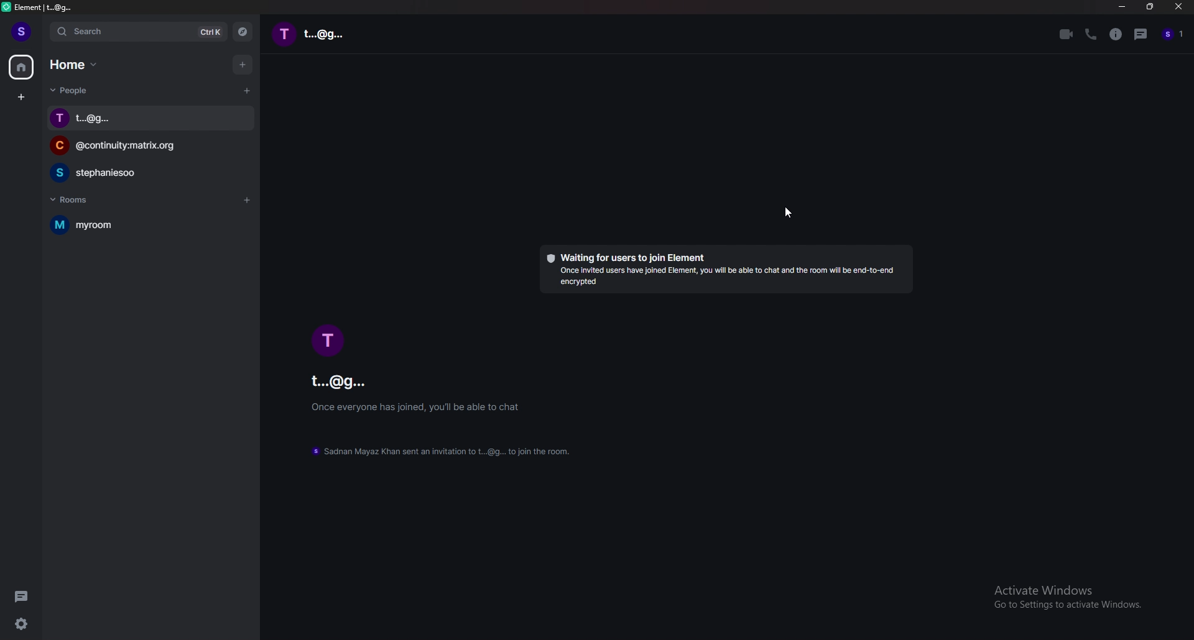 Image resolution: width=1194 pixels, height=640 pixels. What do you see at coordinates (80, 199) in the screenshot?
I see `rooms` at bounding box center [80, 199].